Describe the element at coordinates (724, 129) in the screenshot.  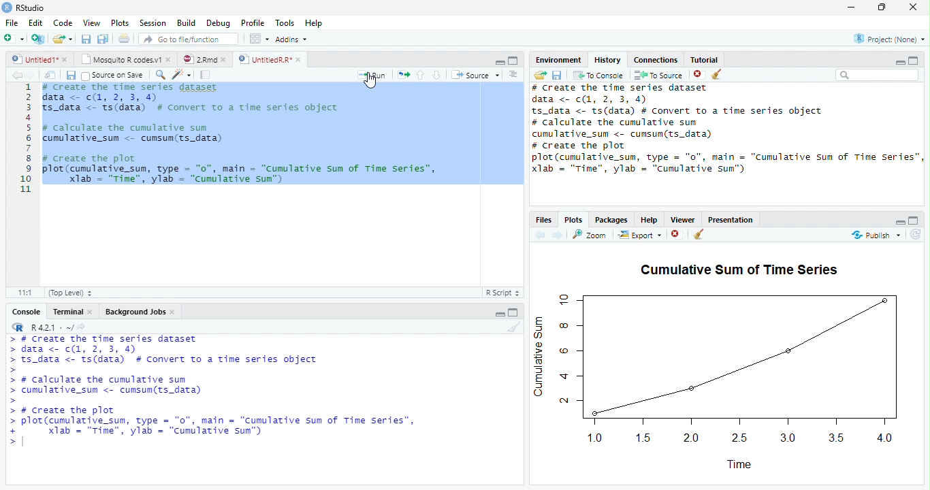
I see `# Create the time series dataset data <- c(1, 2, 3, 4)rs_data <- ts(data) # Convert to a time series object# calculate the cumulative sumcumulative_sum <- cumsum(ts_data)+ Create the plotplot (cumulative_sum, type = "0", main = "Cumulative sum of Time Series’x1ab = "Time", ylab = "Cumulative sum")` at that location.